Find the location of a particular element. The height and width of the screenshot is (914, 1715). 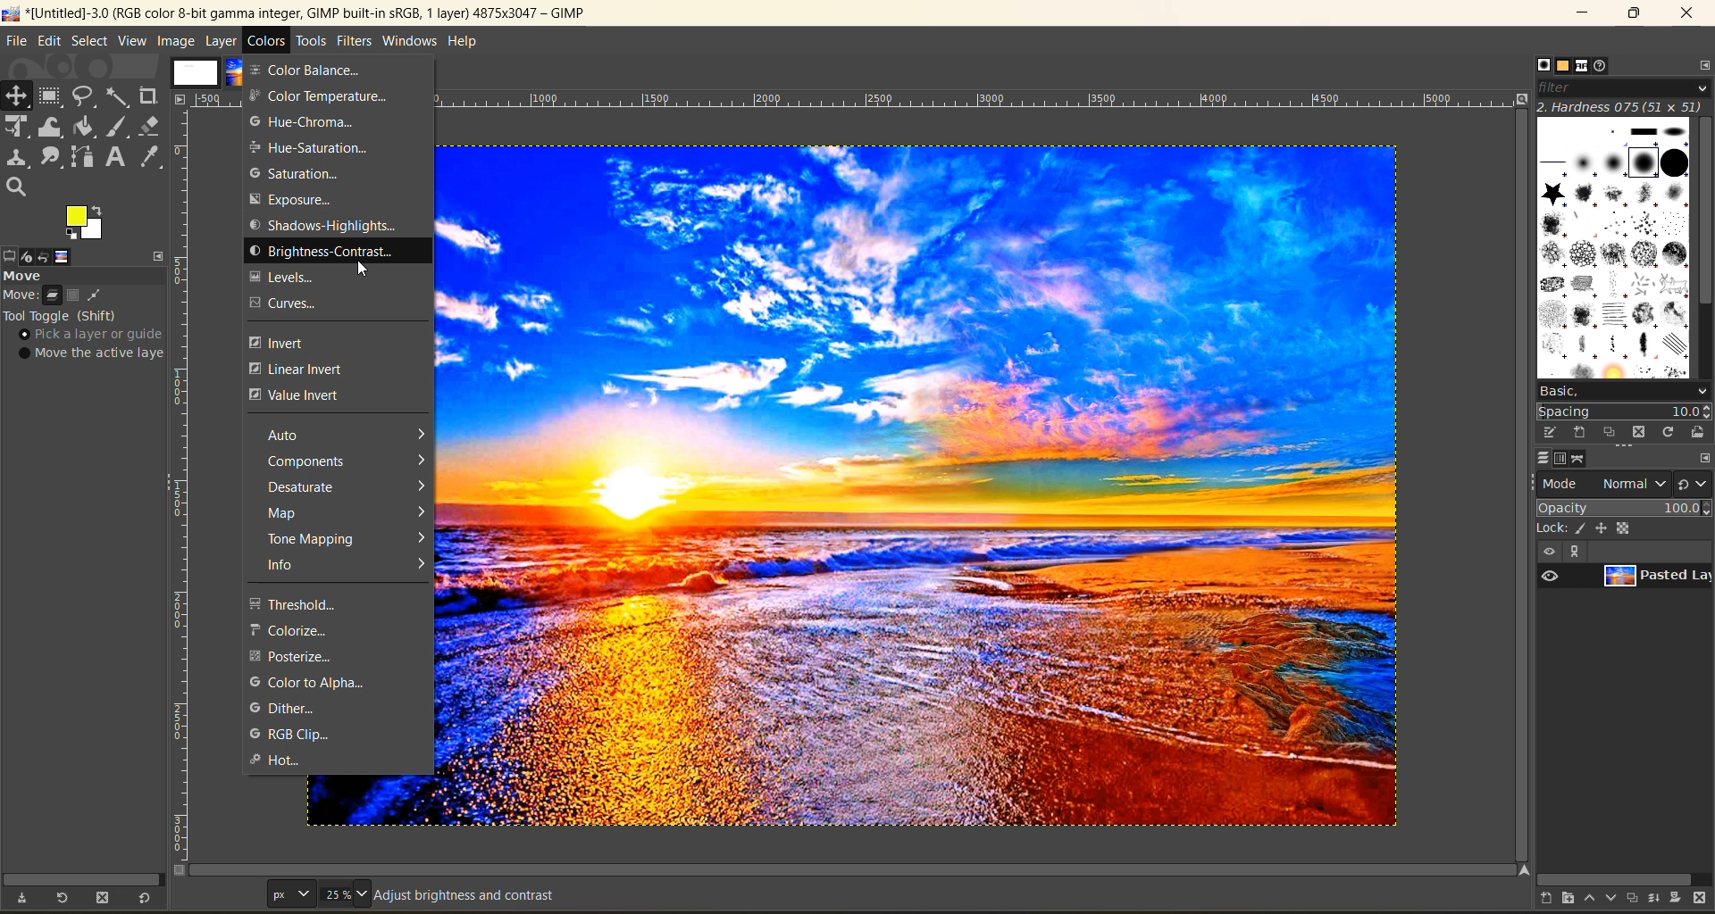

add a mask is located at coordinates (1681, 901).